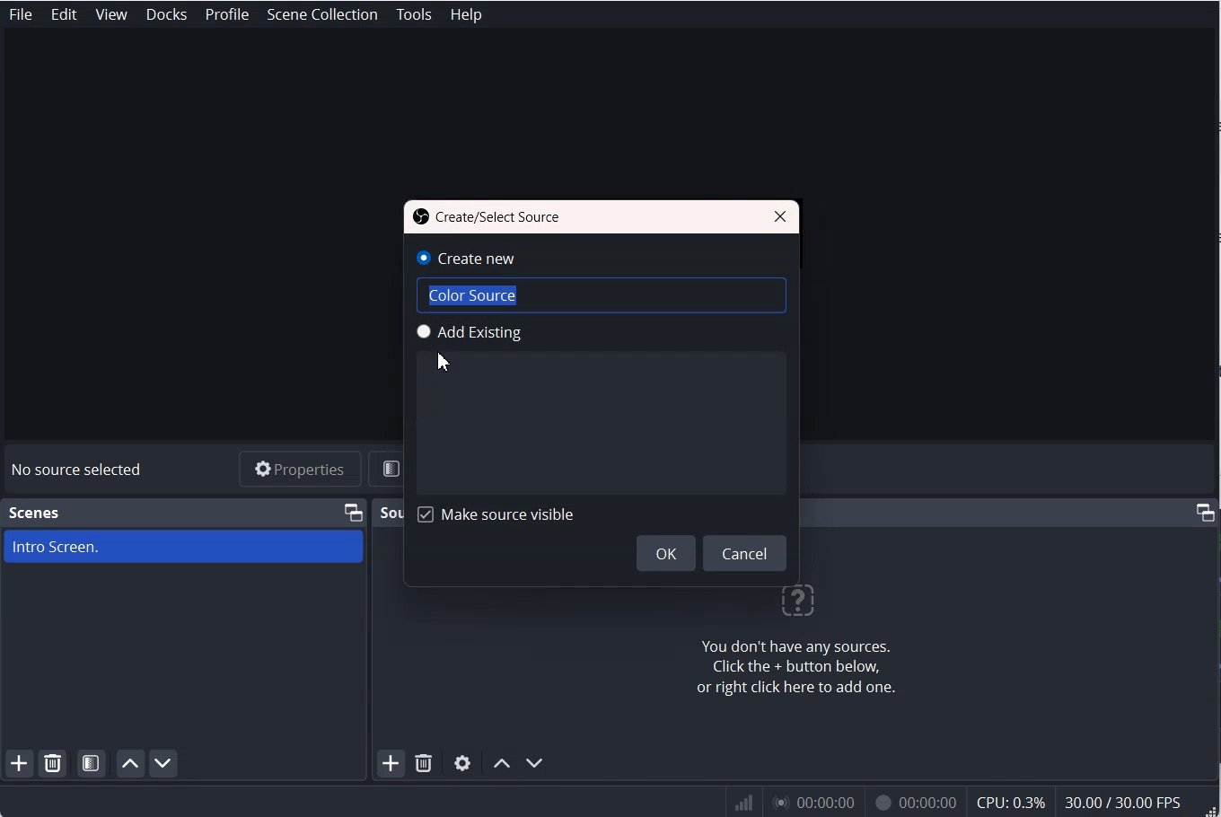  I want to click on Scene Collection, so click(324, 13).